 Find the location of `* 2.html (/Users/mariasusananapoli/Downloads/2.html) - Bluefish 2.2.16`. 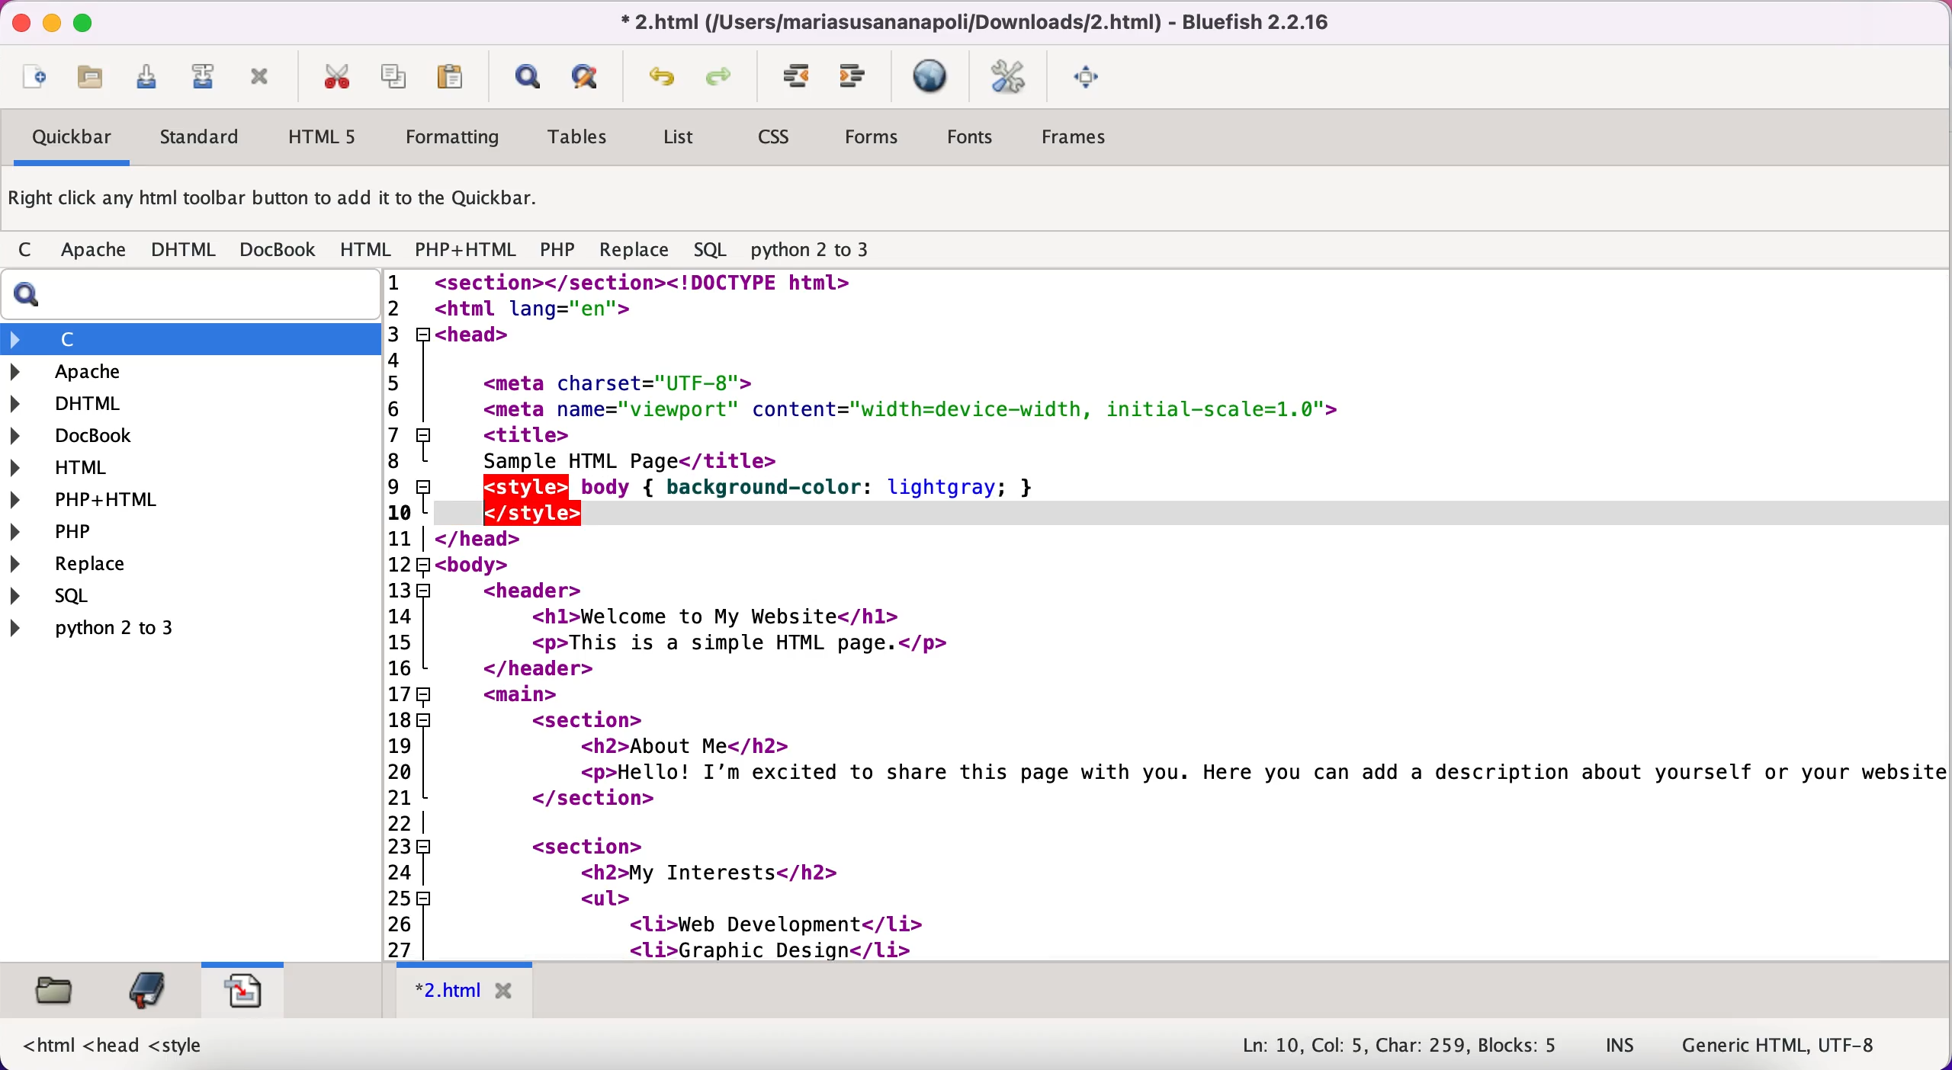

* 2.html (/Users/mariasusananapoli/Downloads/2.html) - Bluefish 2.2.16 is located at coordinates (970, 21).